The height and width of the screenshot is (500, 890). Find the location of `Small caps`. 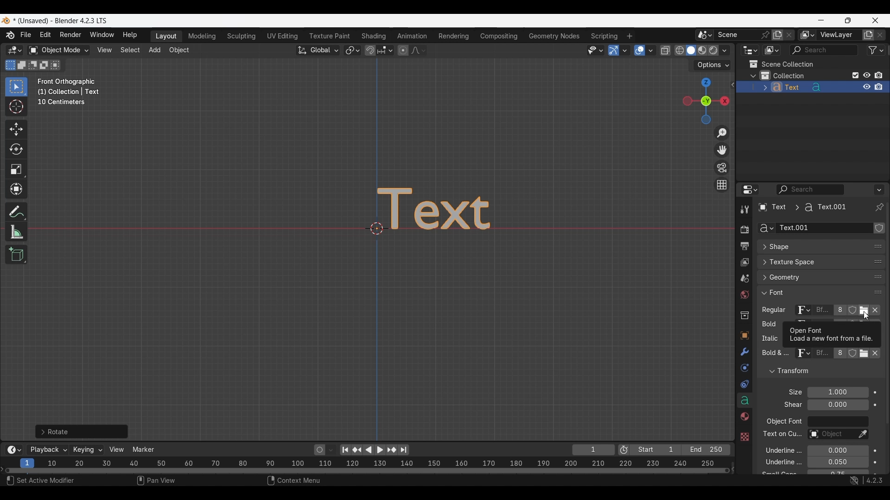

Small caps is located at coordinates (837, 472).